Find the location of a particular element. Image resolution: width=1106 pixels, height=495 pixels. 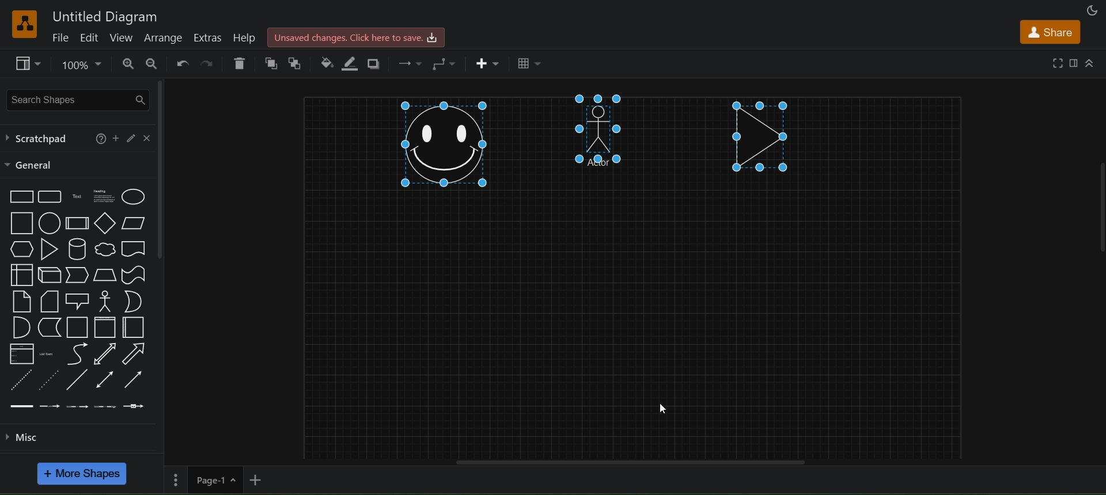

bidirectional connector is located at coordinates (107, 380).